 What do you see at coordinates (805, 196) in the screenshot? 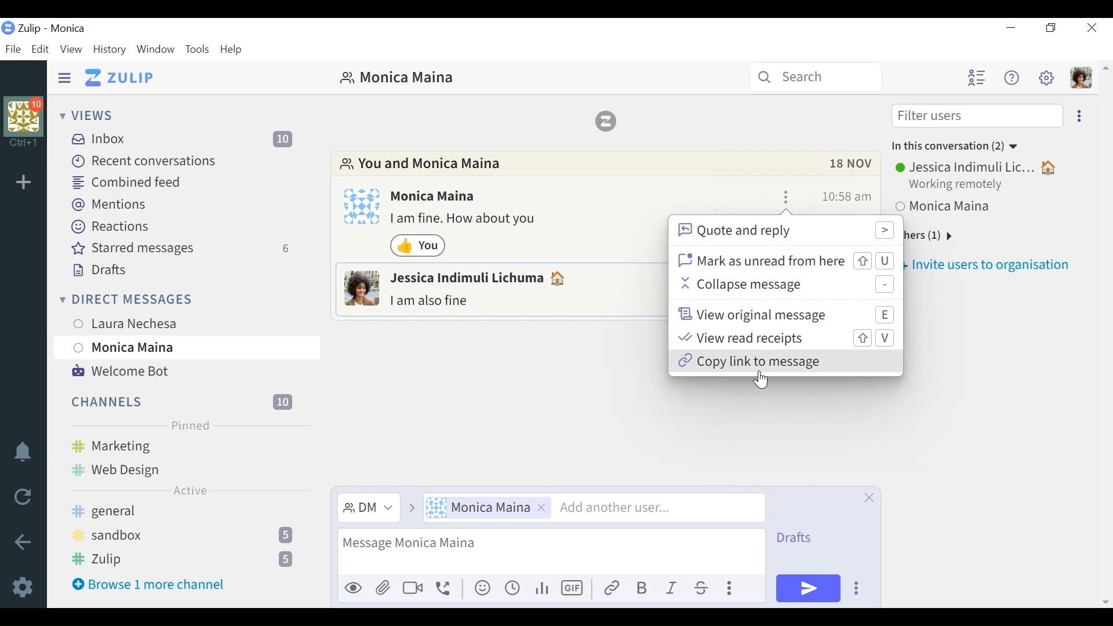
I see `Toggle favorites` at bounding box center [805, 196].